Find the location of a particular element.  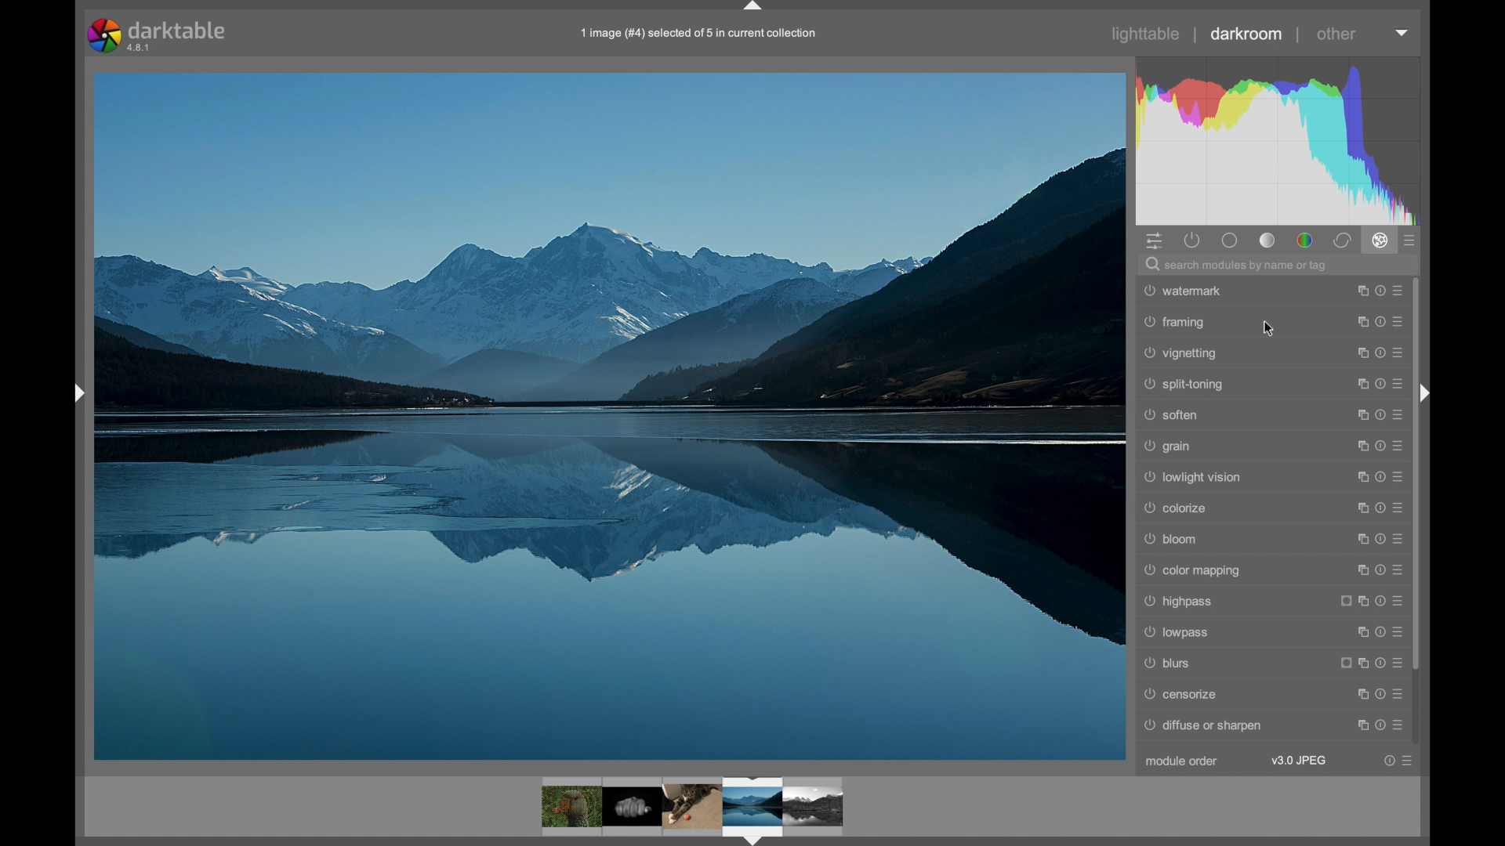

split-toning is located at coordinates (1184, 385).